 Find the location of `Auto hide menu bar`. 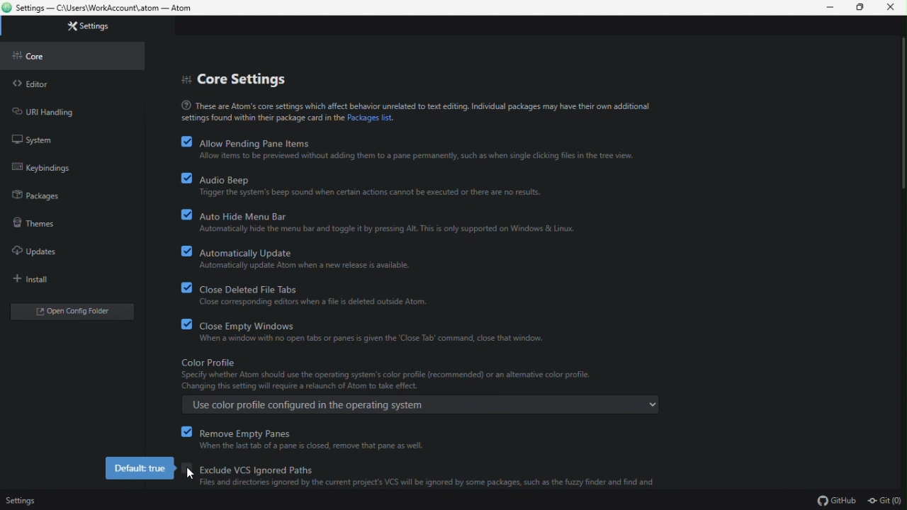

Auto hide menu bar is located at coordinates (424, 222).